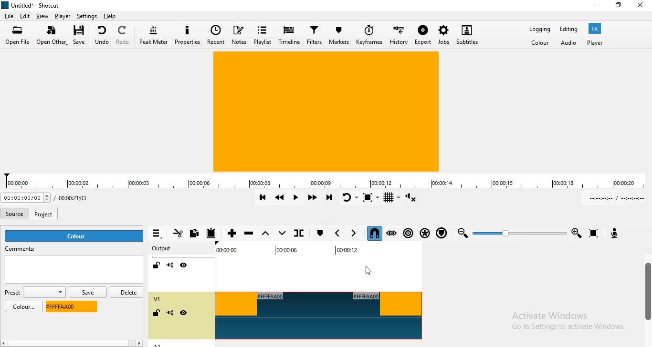  What do you see at coordinates (614, 198) in the screenshot?
I see `In point` at bounding box center [614, 198].